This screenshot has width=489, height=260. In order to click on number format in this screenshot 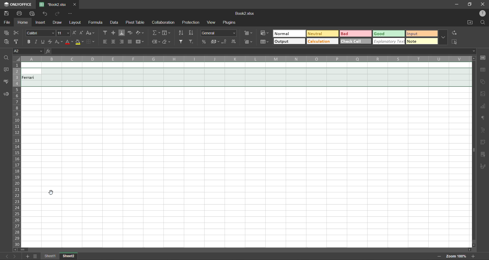, I will do `click(220, 33)`.